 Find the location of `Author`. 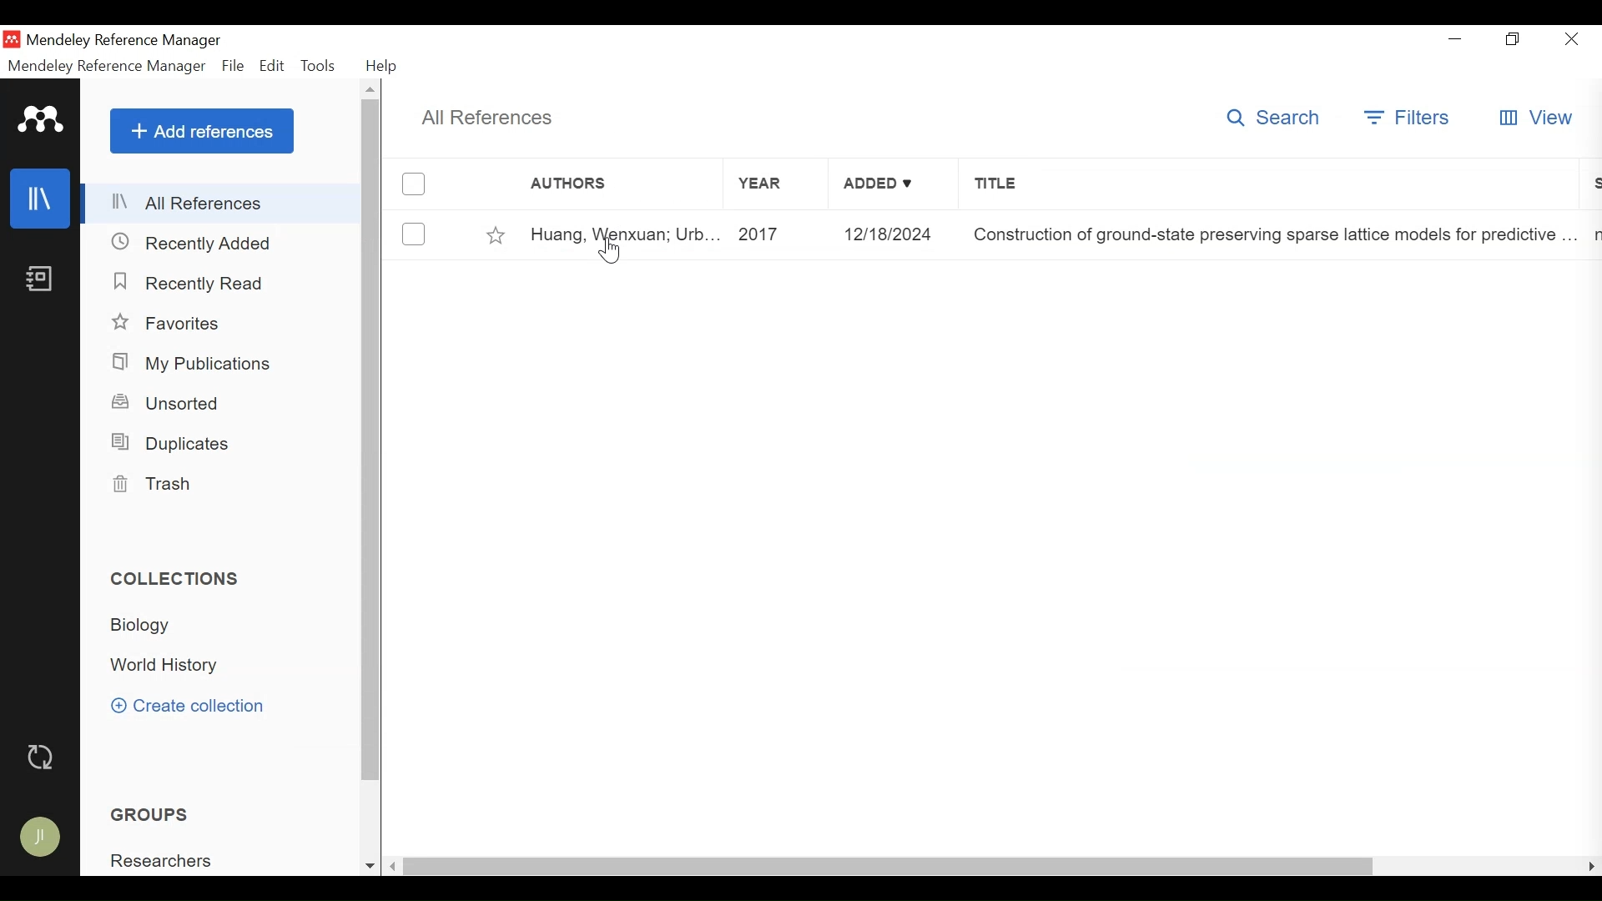

Author is located at coordinates (608, 184).